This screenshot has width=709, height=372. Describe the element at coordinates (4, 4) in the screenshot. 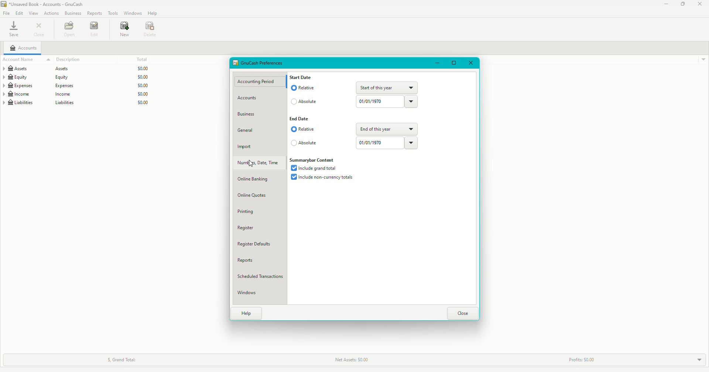

I see `logo` at that location.